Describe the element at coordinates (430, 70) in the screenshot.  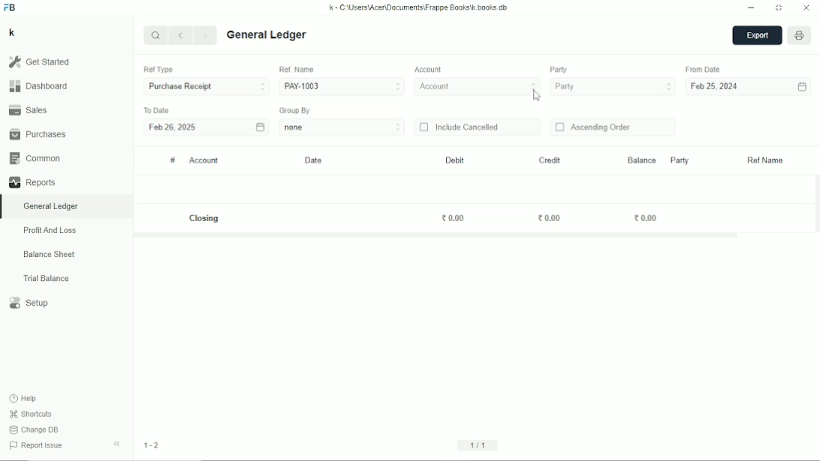
I see `Account` at that location.